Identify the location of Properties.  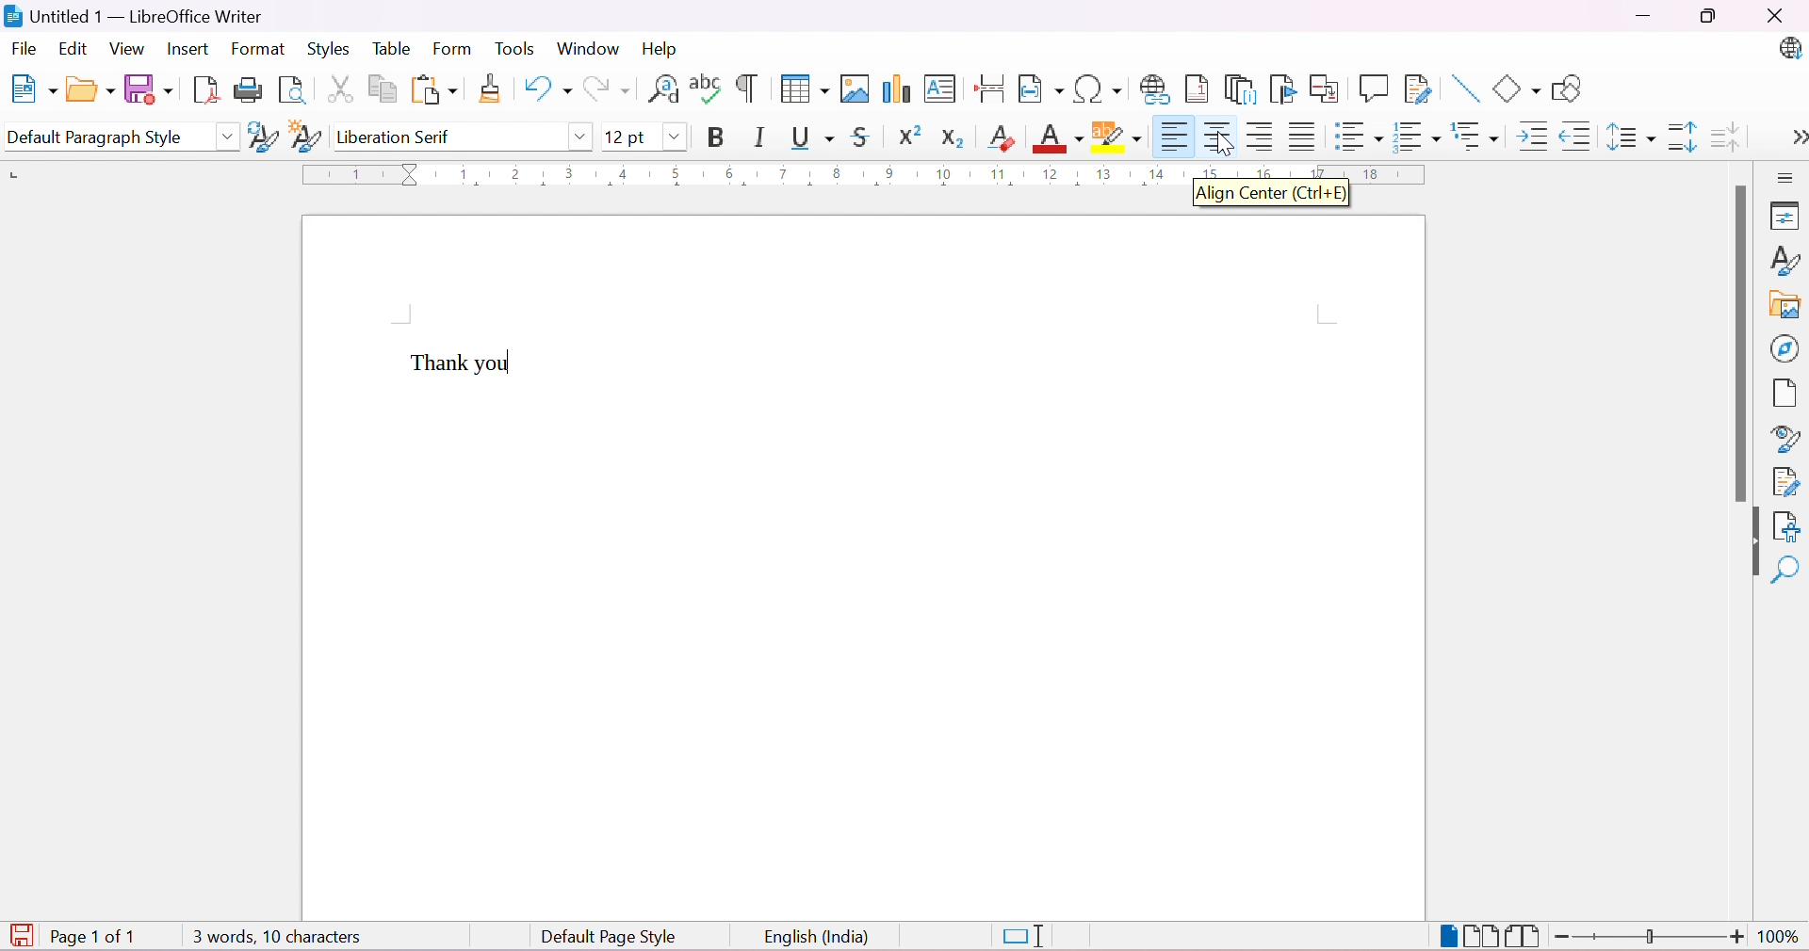
(1786, 217).